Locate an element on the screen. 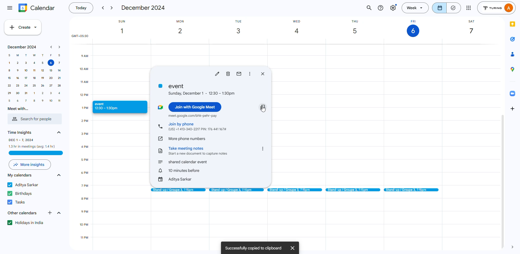 The height and width of the screenshot is (254, 520). meet is located at coordinates (160, 107).